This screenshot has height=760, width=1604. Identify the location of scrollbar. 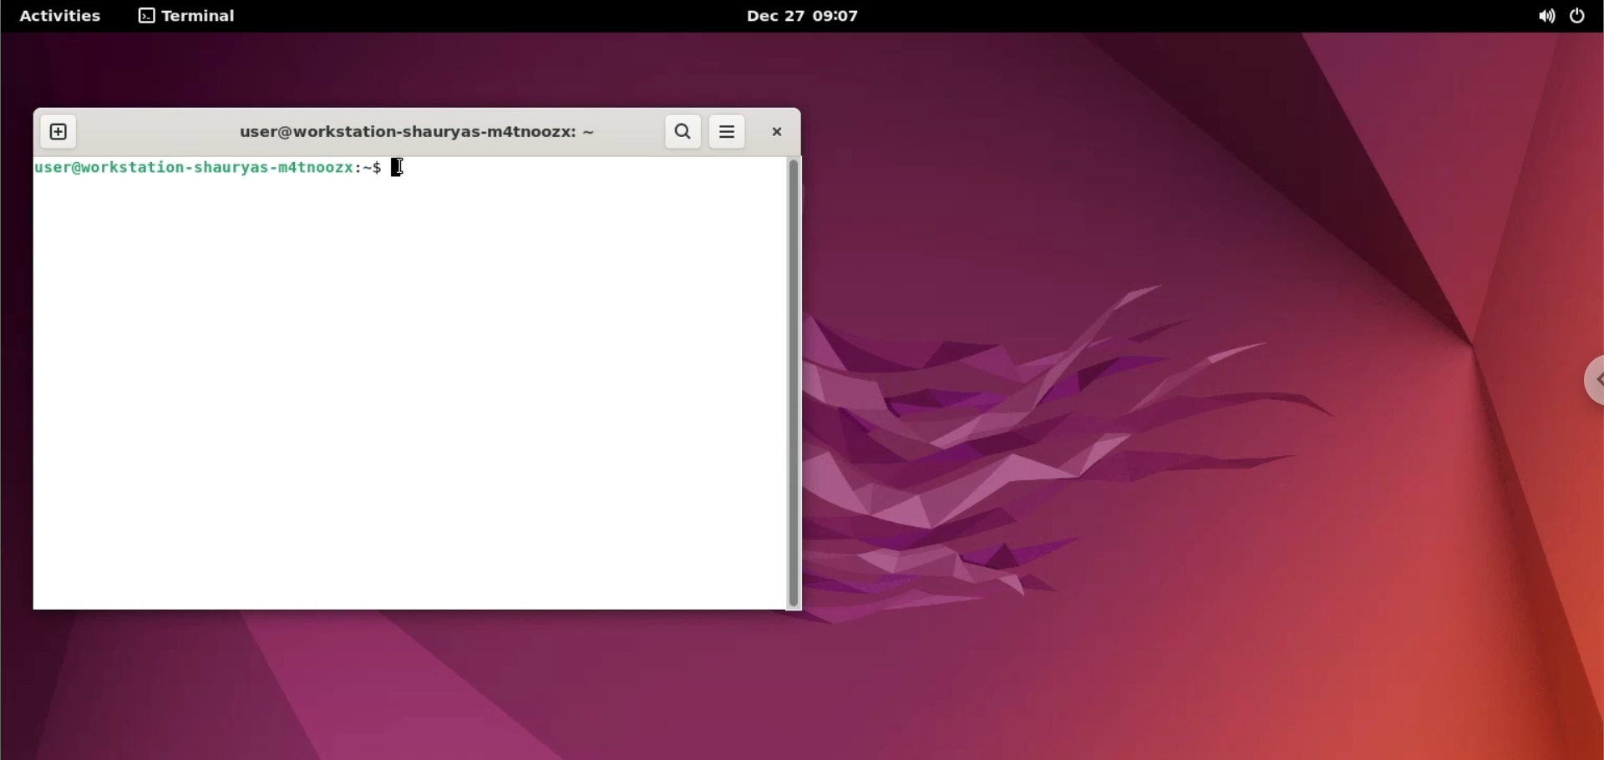
(796, 382).